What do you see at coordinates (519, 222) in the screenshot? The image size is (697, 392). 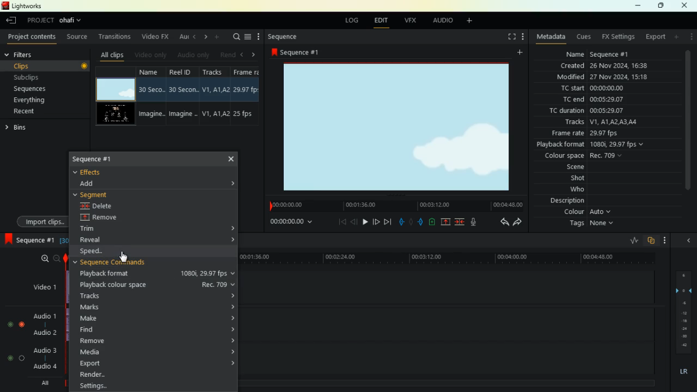 I see `forward` at bounding box center [519, 222].